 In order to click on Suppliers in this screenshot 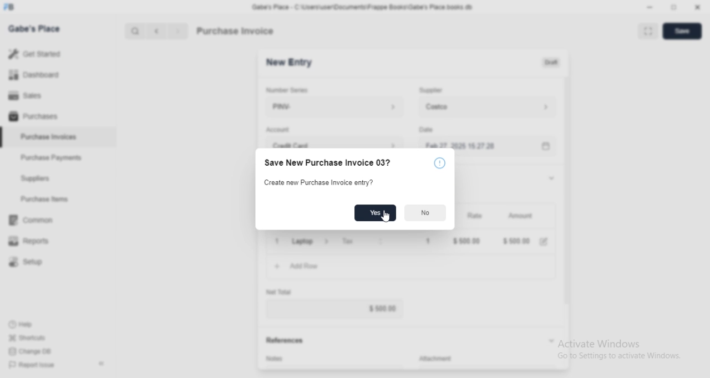, I will do `click(58, 178)`.